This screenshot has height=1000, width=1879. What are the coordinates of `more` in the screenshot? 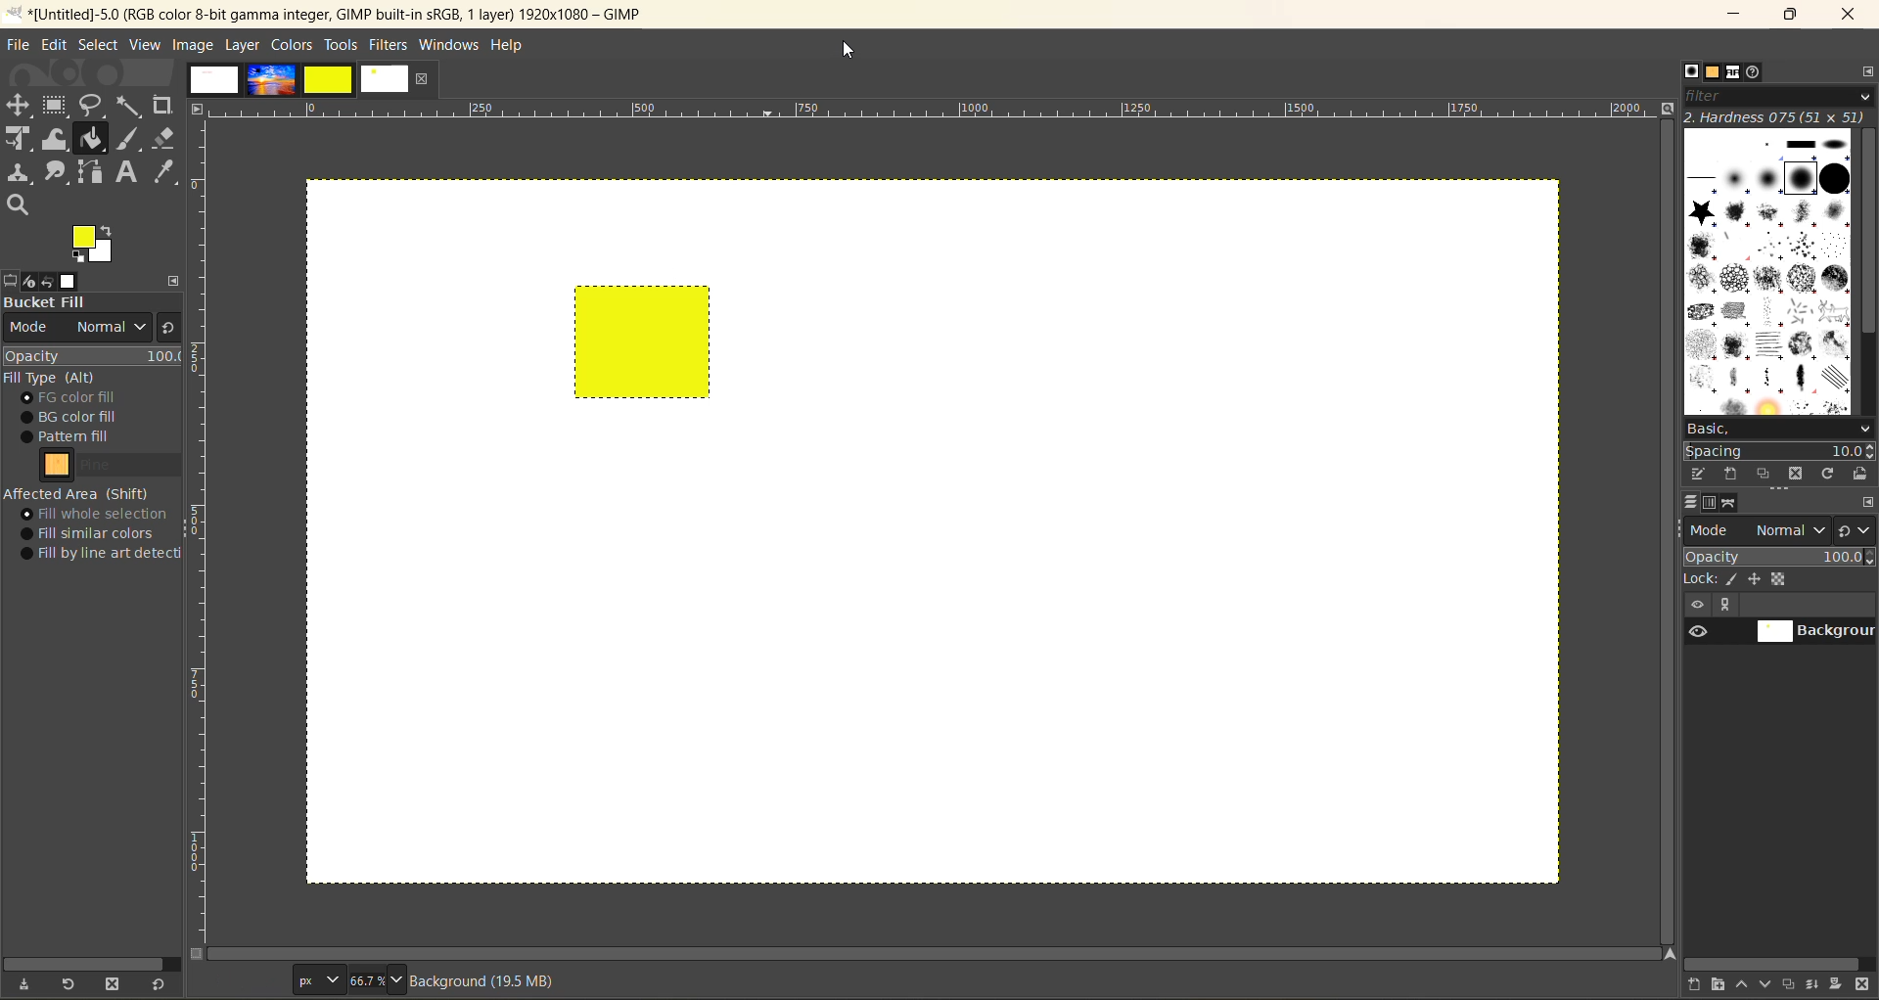 It's located at (1731, 606).